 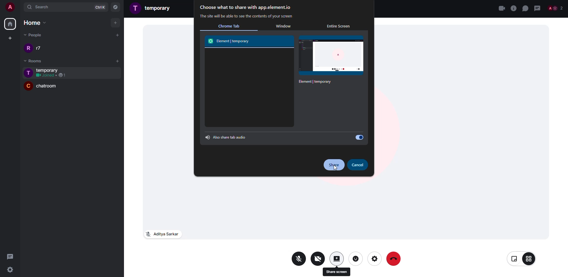 What do you see at coordinates (12, 269) in the screenshot?
I see `settings` at bounding box center [12, 269].